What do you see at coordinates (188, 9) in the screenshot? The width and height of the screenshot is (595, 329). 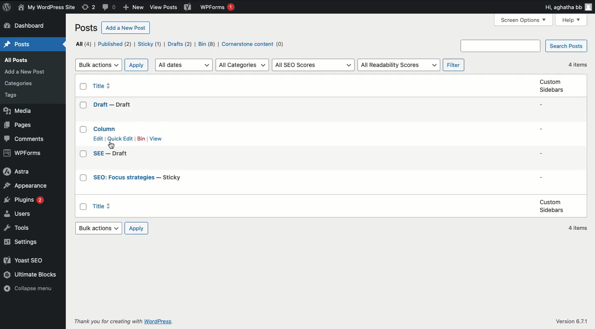 I see `Yoast` at bounding box center [188, 9].